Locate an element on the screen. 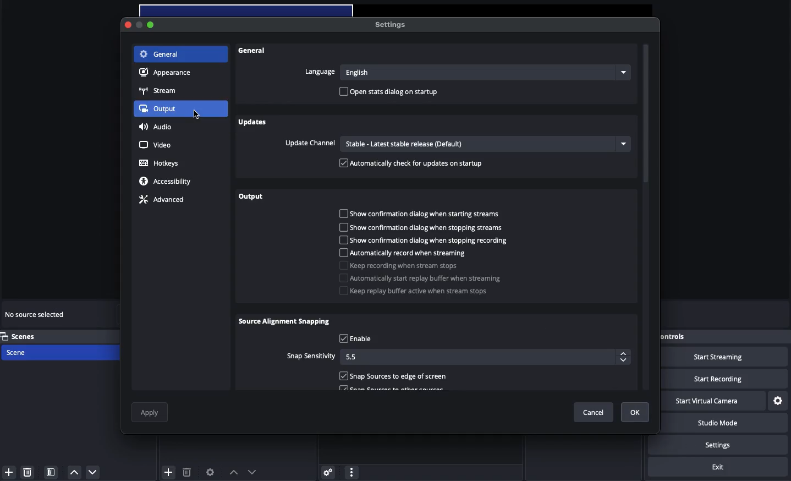  Button is located at coordinates (141, 26).